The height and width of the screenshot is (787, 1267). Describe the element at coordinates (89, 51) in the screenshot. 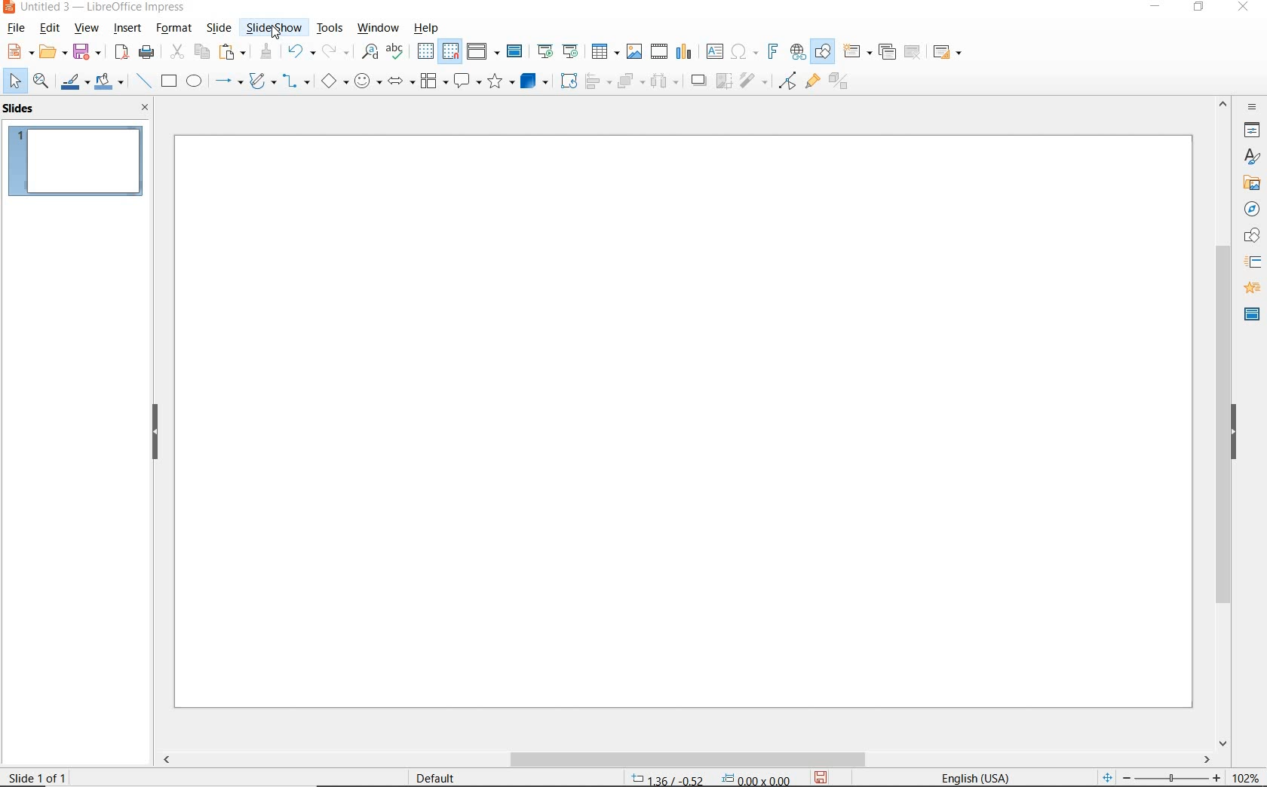

I see `SAVE` at that location.